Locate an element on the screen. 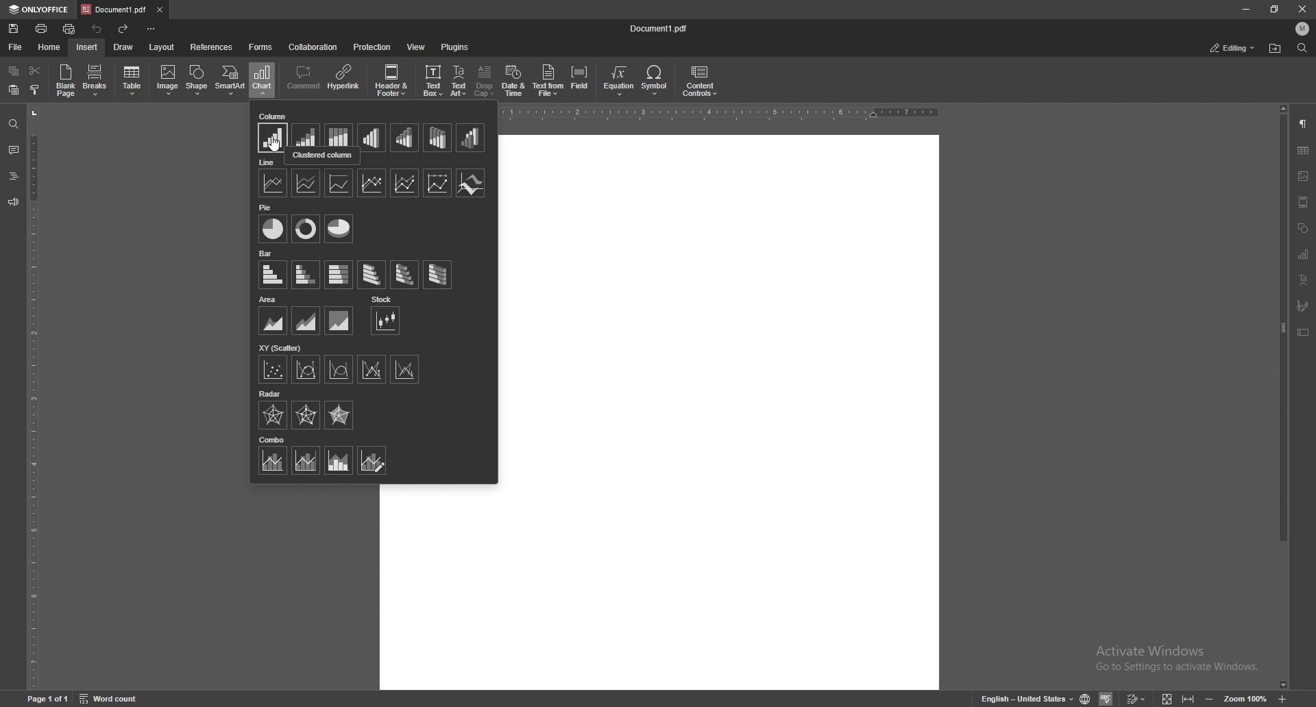 The image size is (1316, 707). copy style is located at coordinates (34, 90).